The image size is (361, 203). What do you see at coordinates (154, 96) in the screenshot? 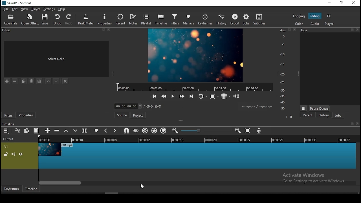
I see `play backwards quickly` at bounding box center [154, 96].